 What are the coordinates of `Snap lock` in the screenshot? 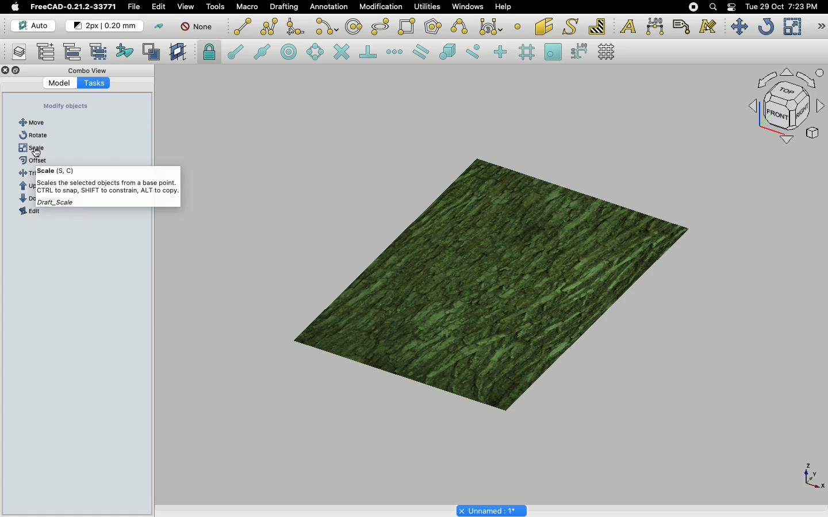 It's located at (209, 52).